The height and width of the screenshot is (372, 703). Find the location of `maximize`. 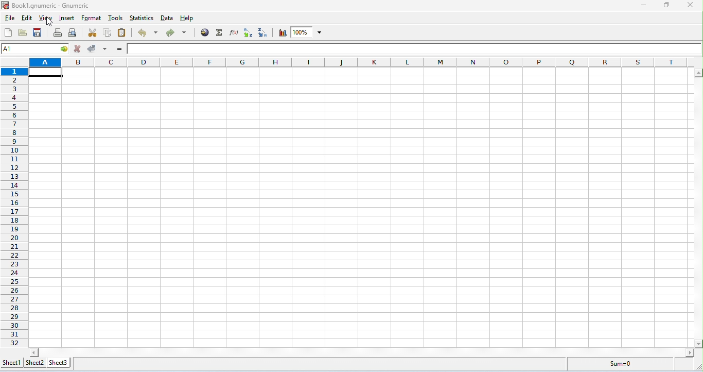

maximize is located at coordinates (665, 5).